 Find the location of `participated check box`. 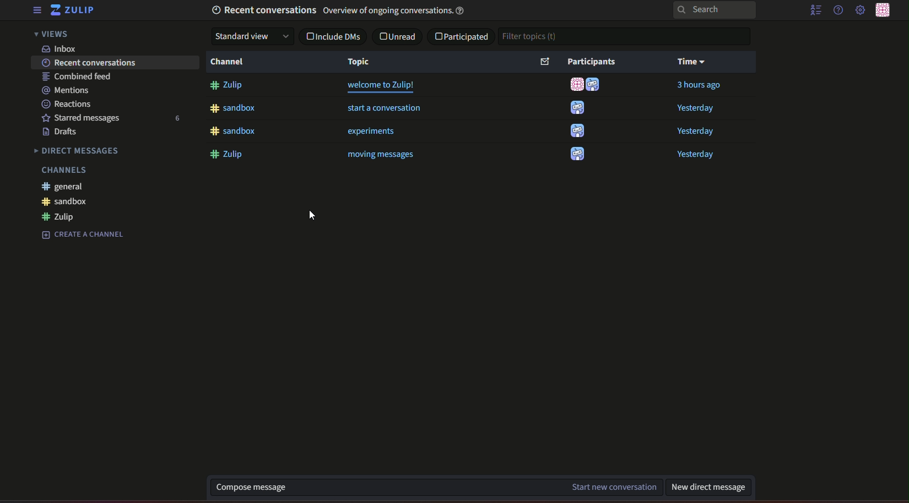

participated check box is located at coordinates (461, 37).